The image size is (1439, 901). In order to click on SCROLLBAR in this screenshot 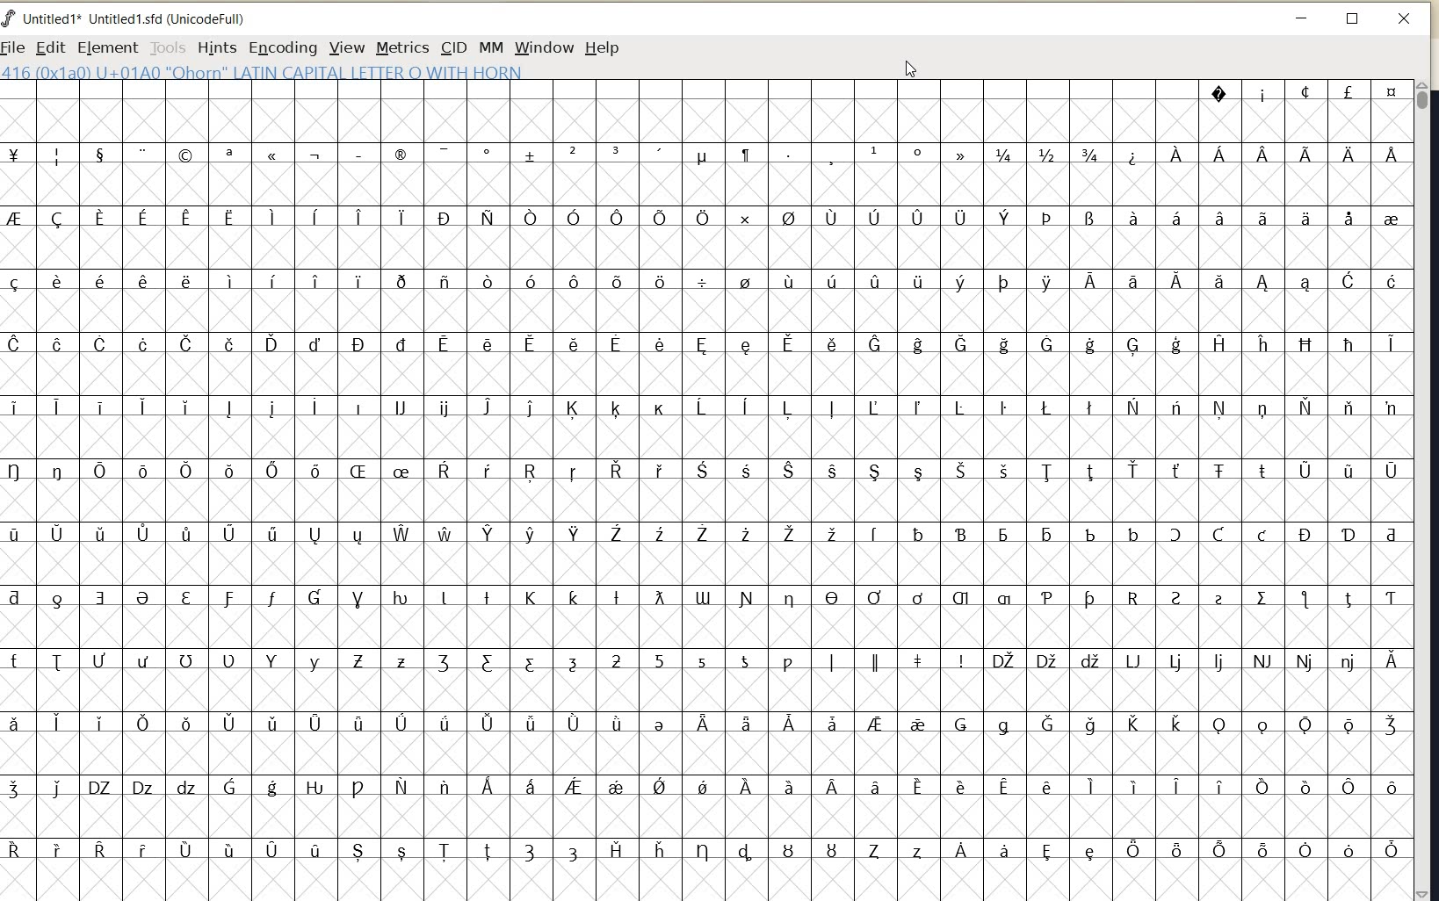, I will do `click(1425, 490)`.